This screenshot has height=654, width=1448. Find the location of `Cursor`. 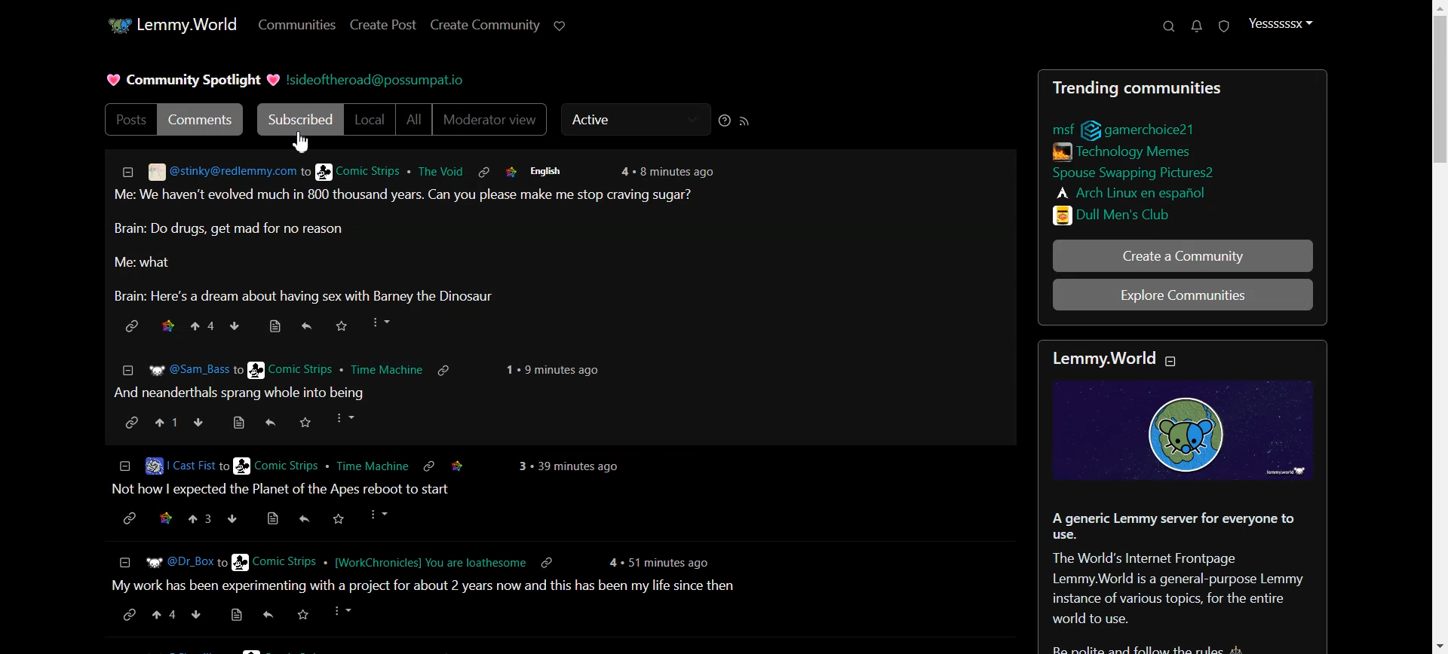

Cursor is located at coordinates (303, 142).